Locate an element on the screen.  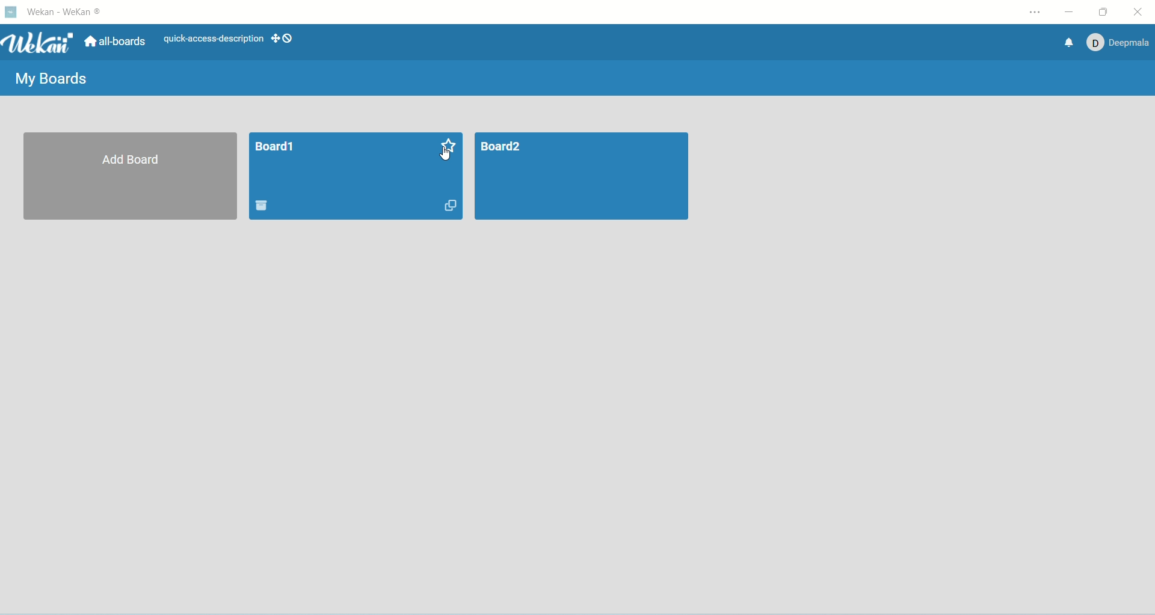
notification is located at coordinates (1067, 43).